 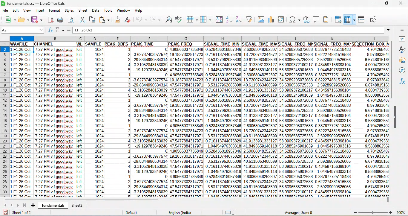 What do you see at coordinates (32, 205) in the screenshot?
I see `add sheet` at bounding box center [32, 205].